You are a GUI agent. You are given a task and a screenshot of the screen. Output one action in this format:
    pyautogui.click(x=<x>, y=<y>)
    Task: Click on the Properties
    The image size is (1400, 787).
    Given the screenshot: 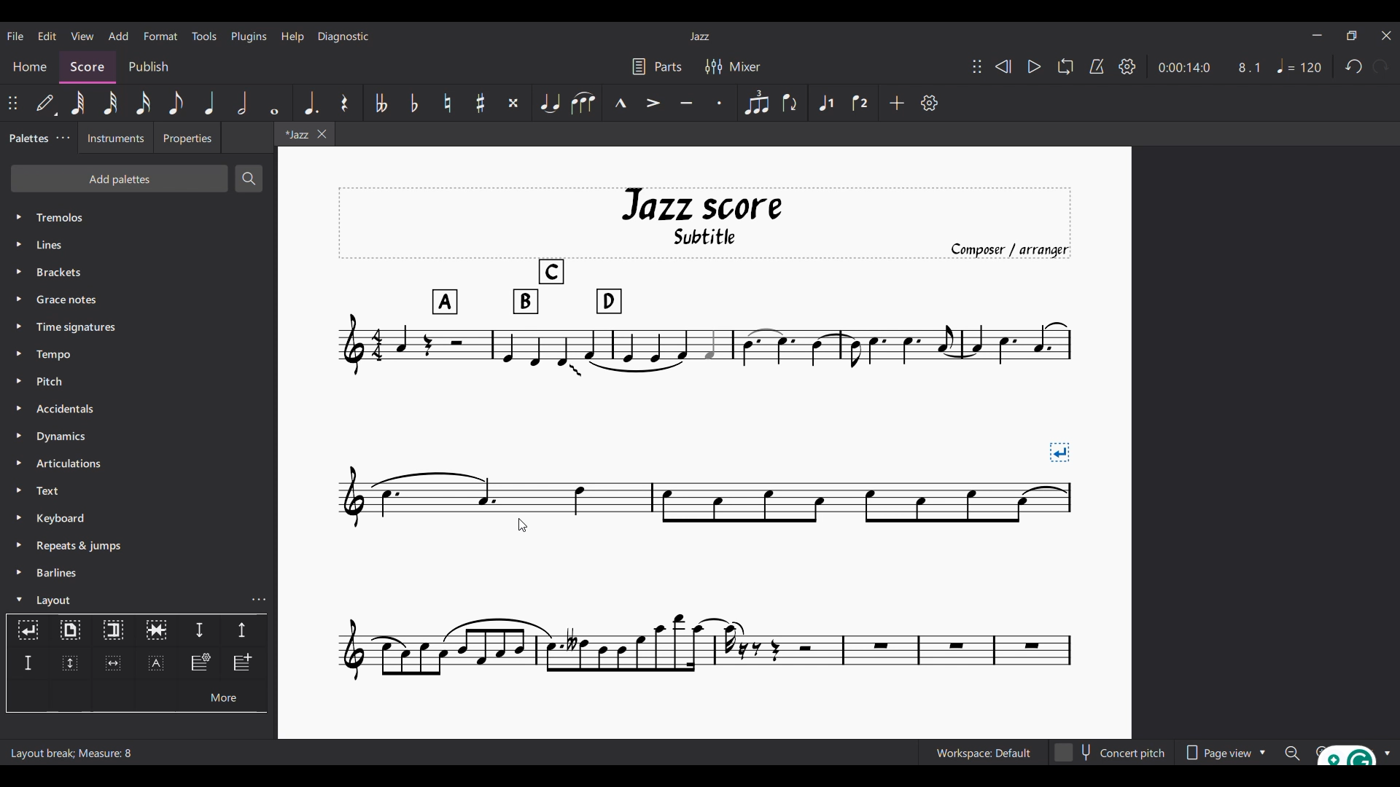 What is the action you would take?
    pyautogui.click(x=187, y=138)
    